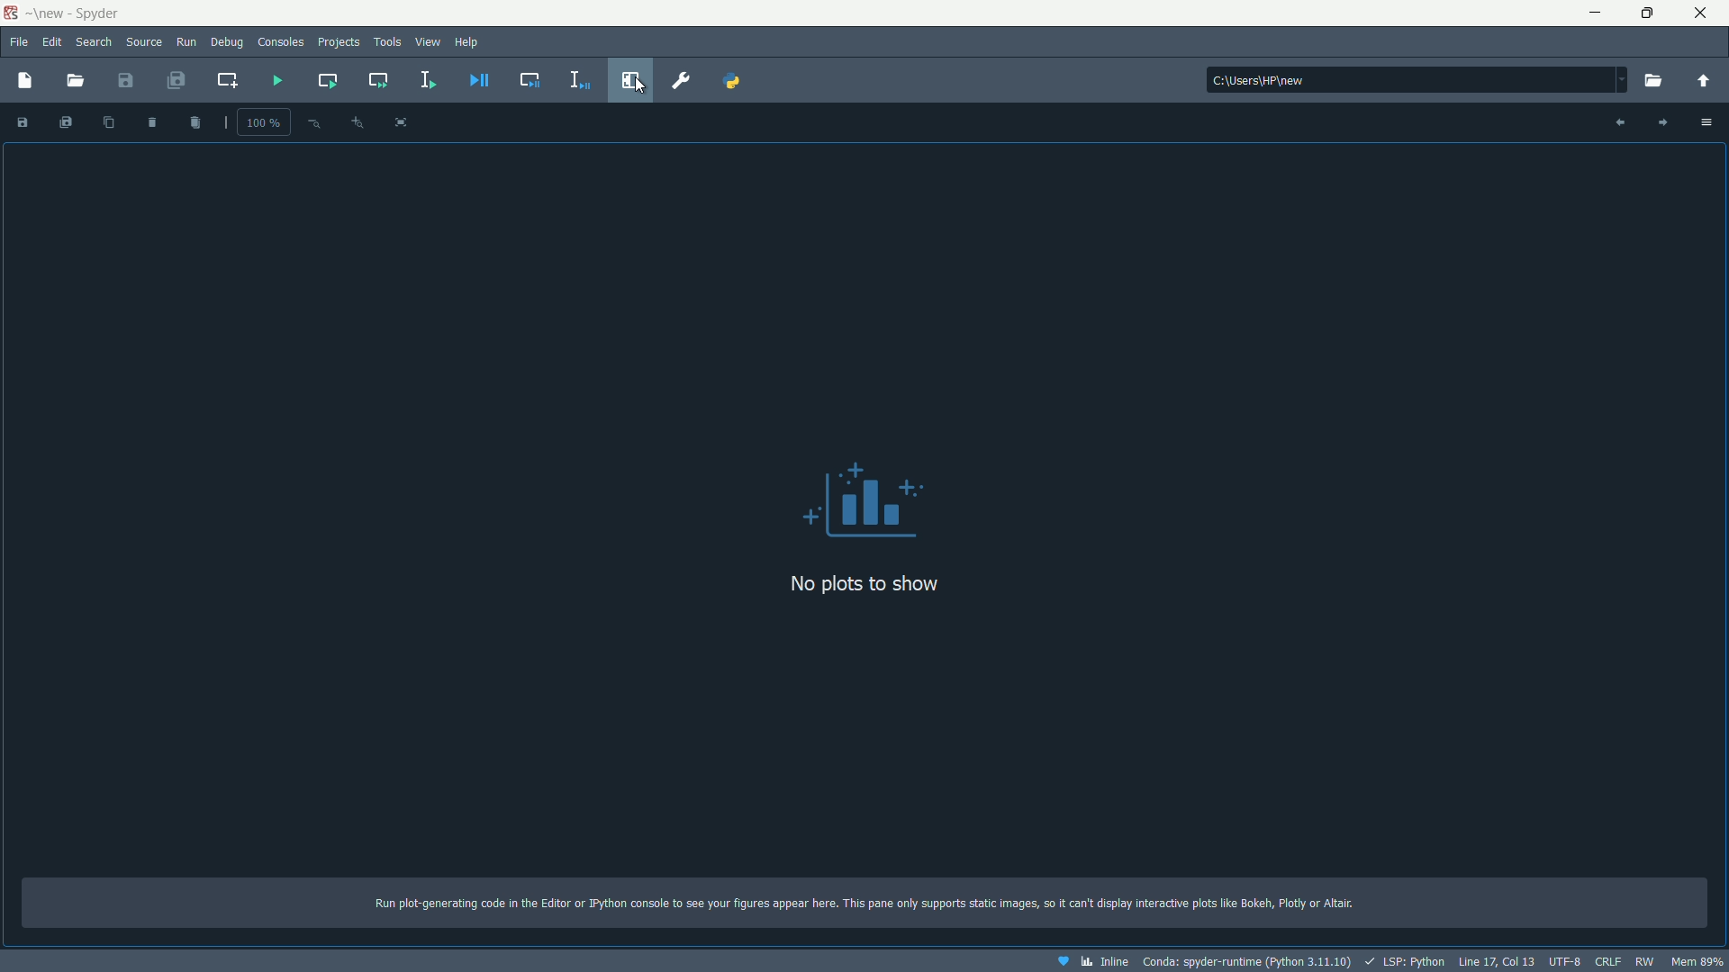 The image size is (1729, 972). Describe the element at coordinates (402, 121) in the screenshot. I see `fit plot to the pane size` at that location.